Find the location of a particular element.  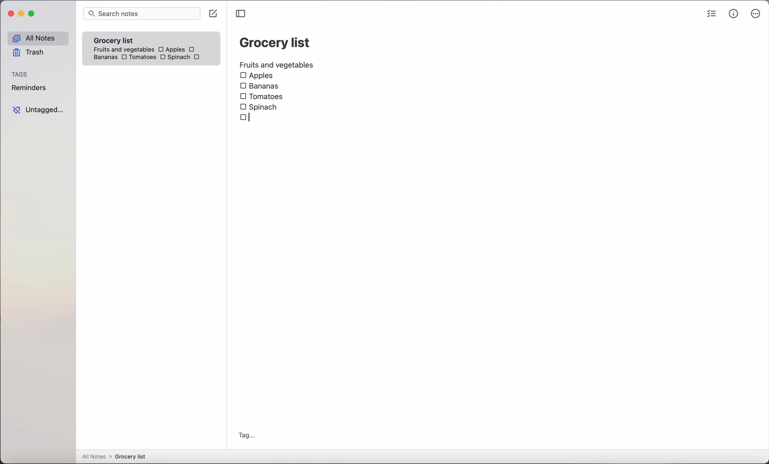

metrics is located at coordinates (733, 14).